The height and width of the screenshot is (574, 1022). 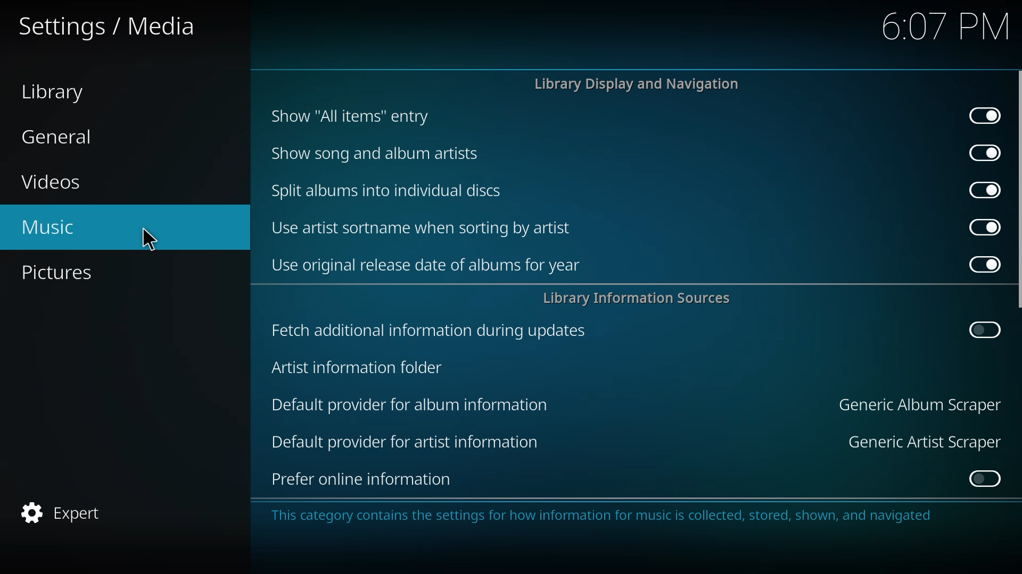 I want to click on Default provider for artist information, so click(x=405, y=444).